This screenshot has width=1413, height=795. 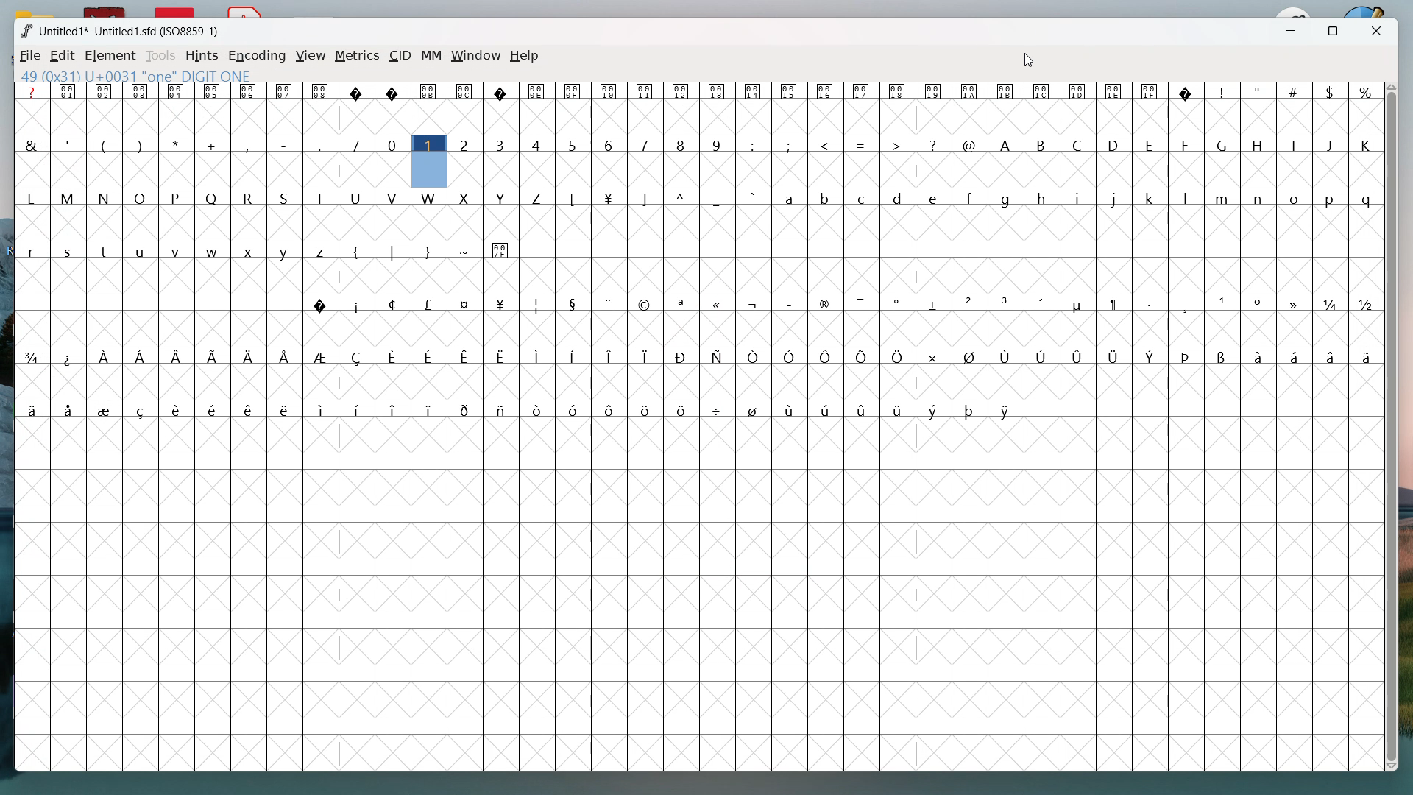 I want to click on N, so click(x=104, y=197).